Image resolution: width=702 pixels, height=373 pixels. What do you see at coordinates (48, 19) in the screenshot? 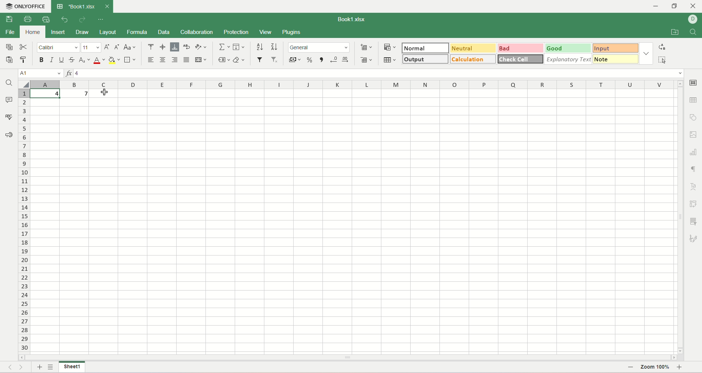
I see `print preview` at bounding box center [48, 19].